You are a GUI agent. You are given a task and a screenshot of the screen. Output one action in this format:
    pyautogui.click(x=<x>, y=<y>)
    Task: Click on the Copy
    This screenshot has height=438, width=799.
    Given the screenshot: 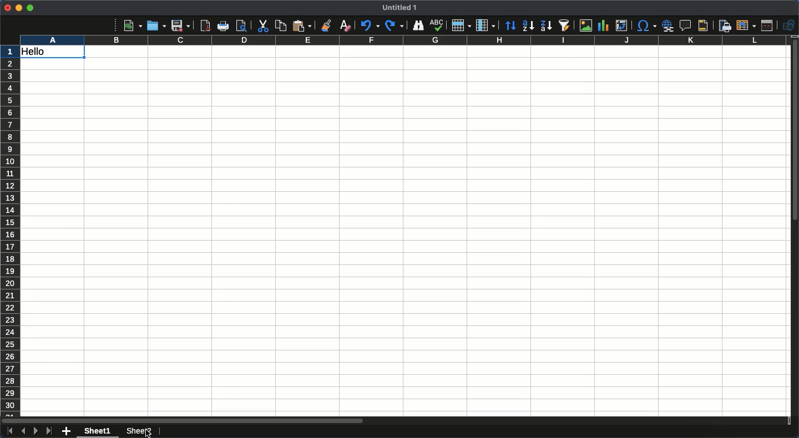 What is the action you would take?
    pyautogui.click(x=281, y=26)
    